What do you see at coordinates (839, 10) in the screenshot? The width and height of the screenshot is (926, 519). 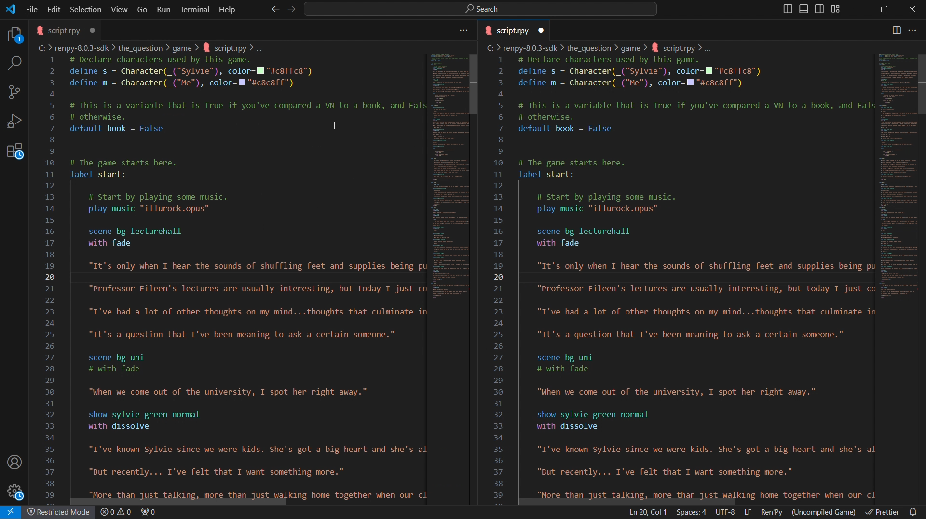 I see `Customize Layout` at bounding box center [839, 10].